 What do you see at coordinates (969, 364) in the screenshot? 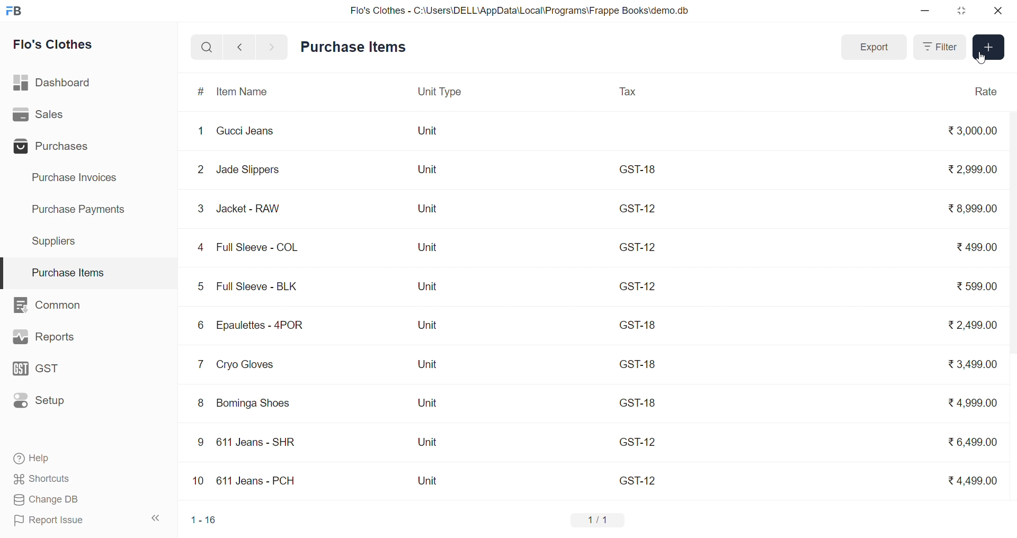
I see `₹3,499.00` at bounding box center [969, 364].